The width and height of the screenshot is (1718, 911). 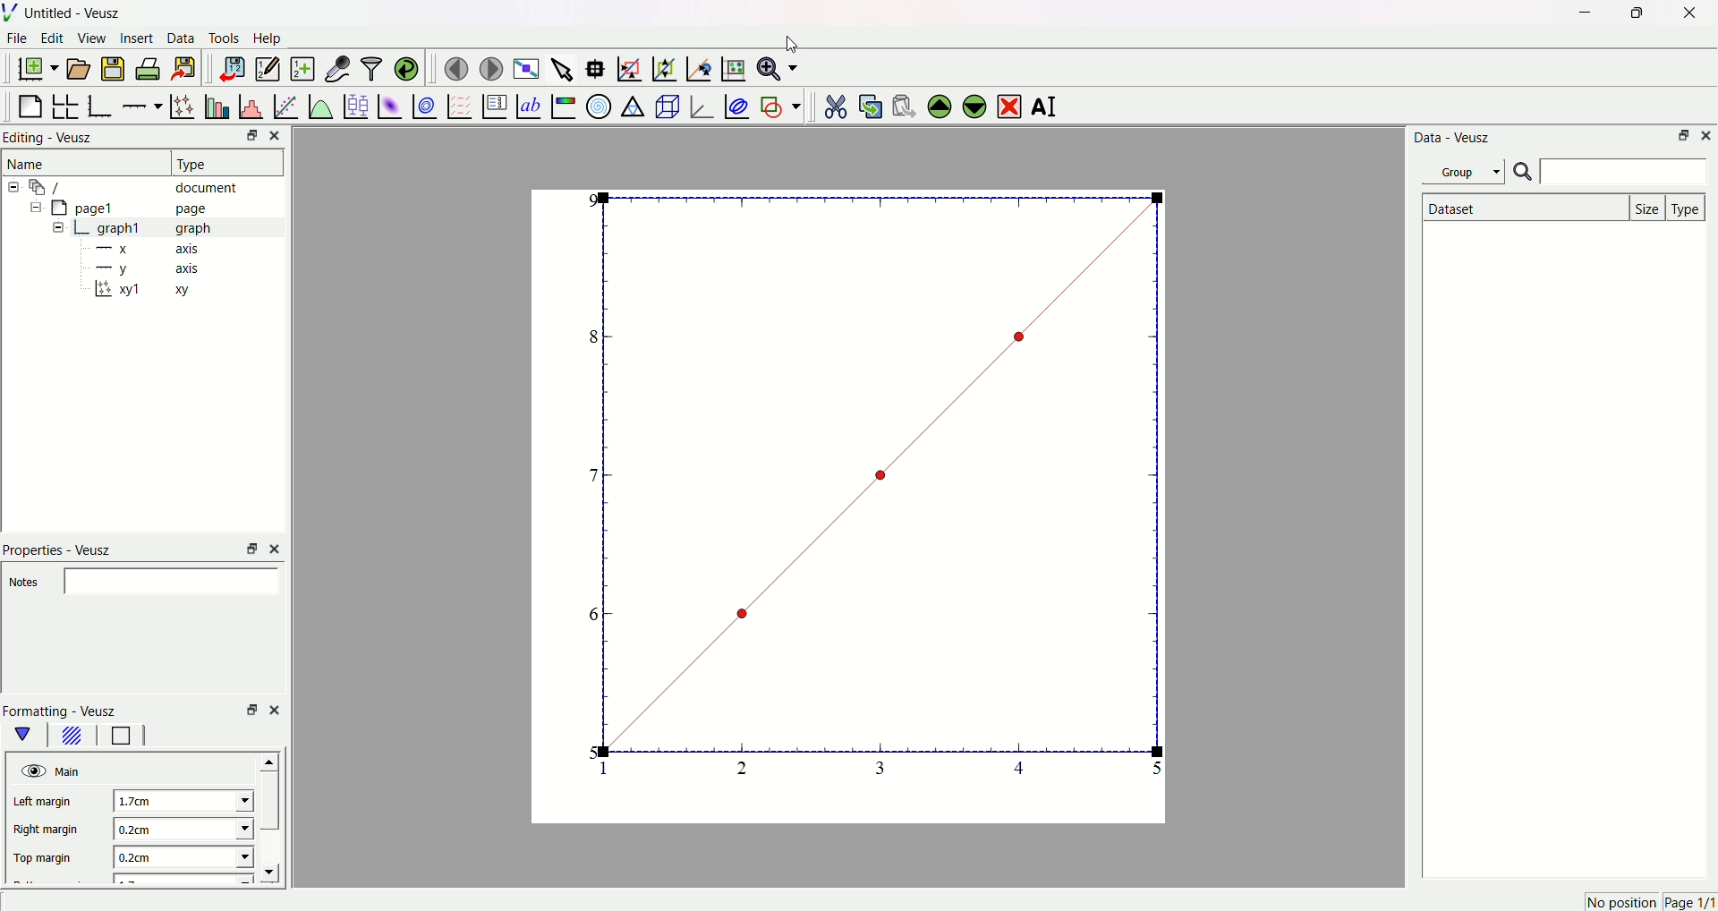 What do you see at coordinates (250, 104) in the screenshot?
I see `histogram` at bounding box center [250, 104].